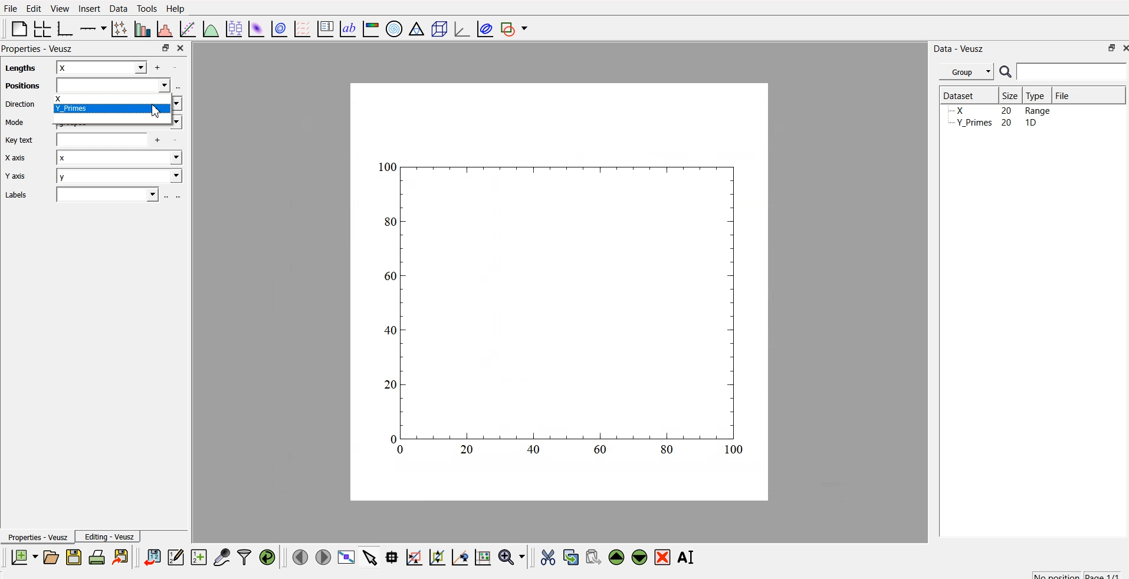 The image size is (1129, 579). Describe the element at coordinates (232, 28) in the screenshot. I see `plot box plots` at that location.